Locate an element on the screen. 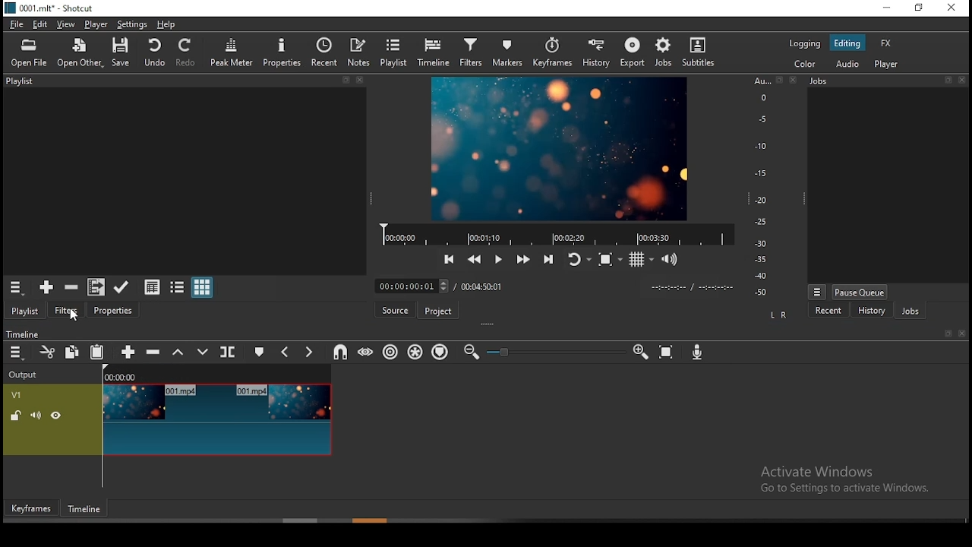  video track  is located at coordinates (167, 420).